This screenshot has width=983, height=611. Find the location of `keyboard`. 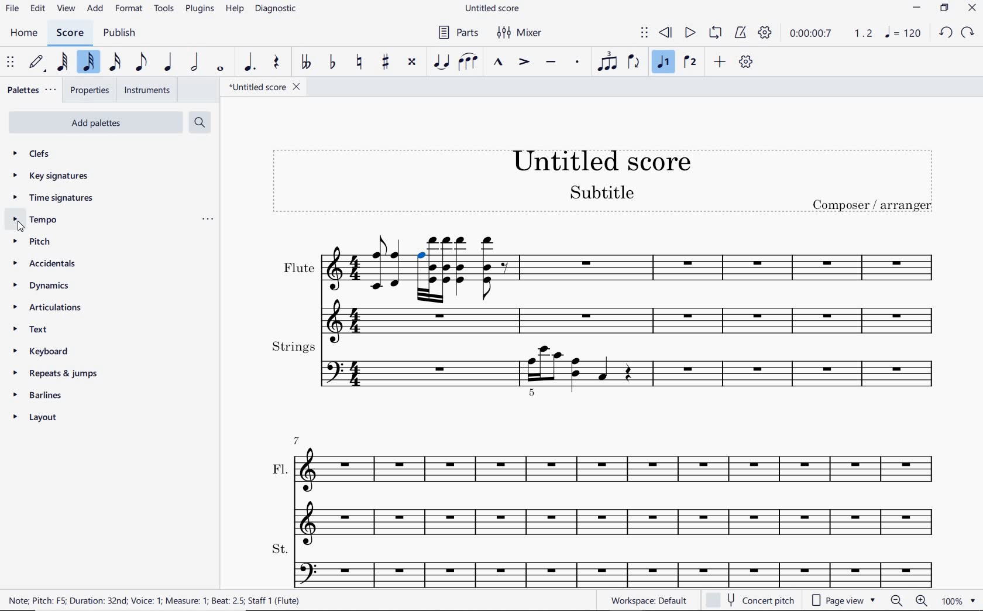

keyboard is located at coordinates (54, 352).